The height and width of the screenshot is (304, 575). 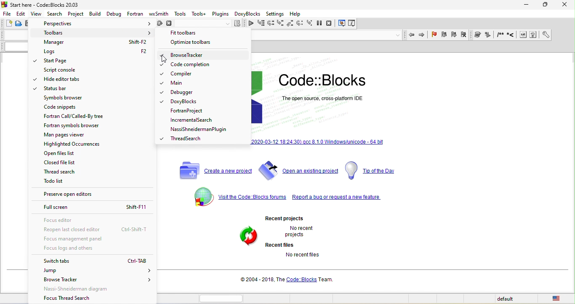 I want to click on stop debugger, so click(x=331, y=23).